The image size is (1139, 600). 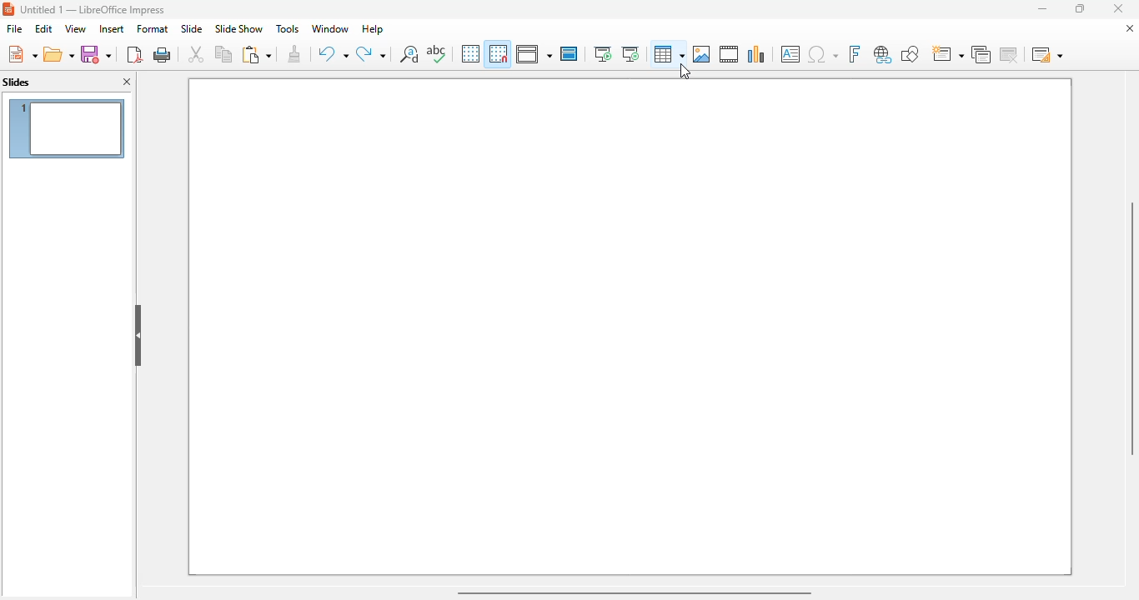 What do you see at coordinates (911, 53) in the screenshot?
I see `show draw functions` at bounding box center [911, 53].